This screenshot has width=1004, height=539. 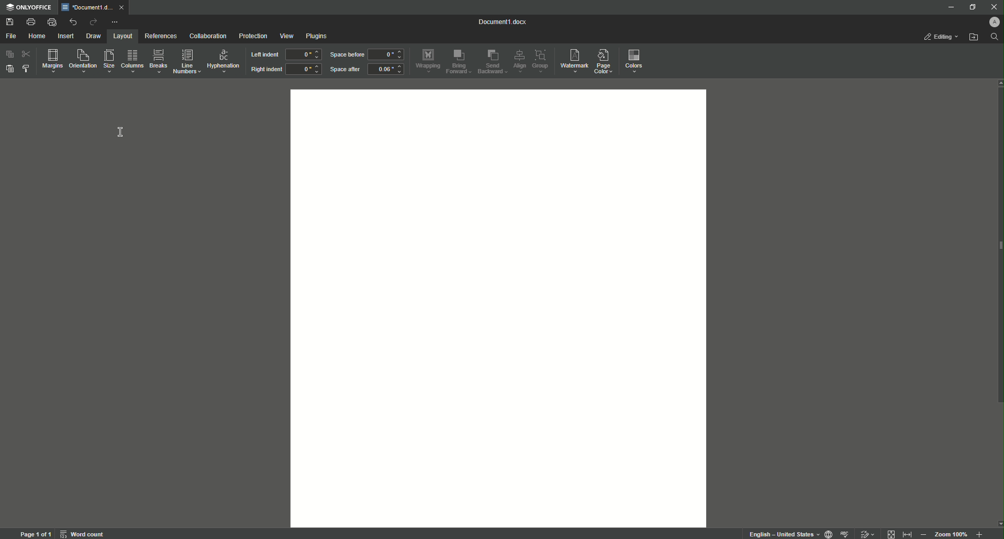 I want to click on More Actions, so click(x=115, y=20).